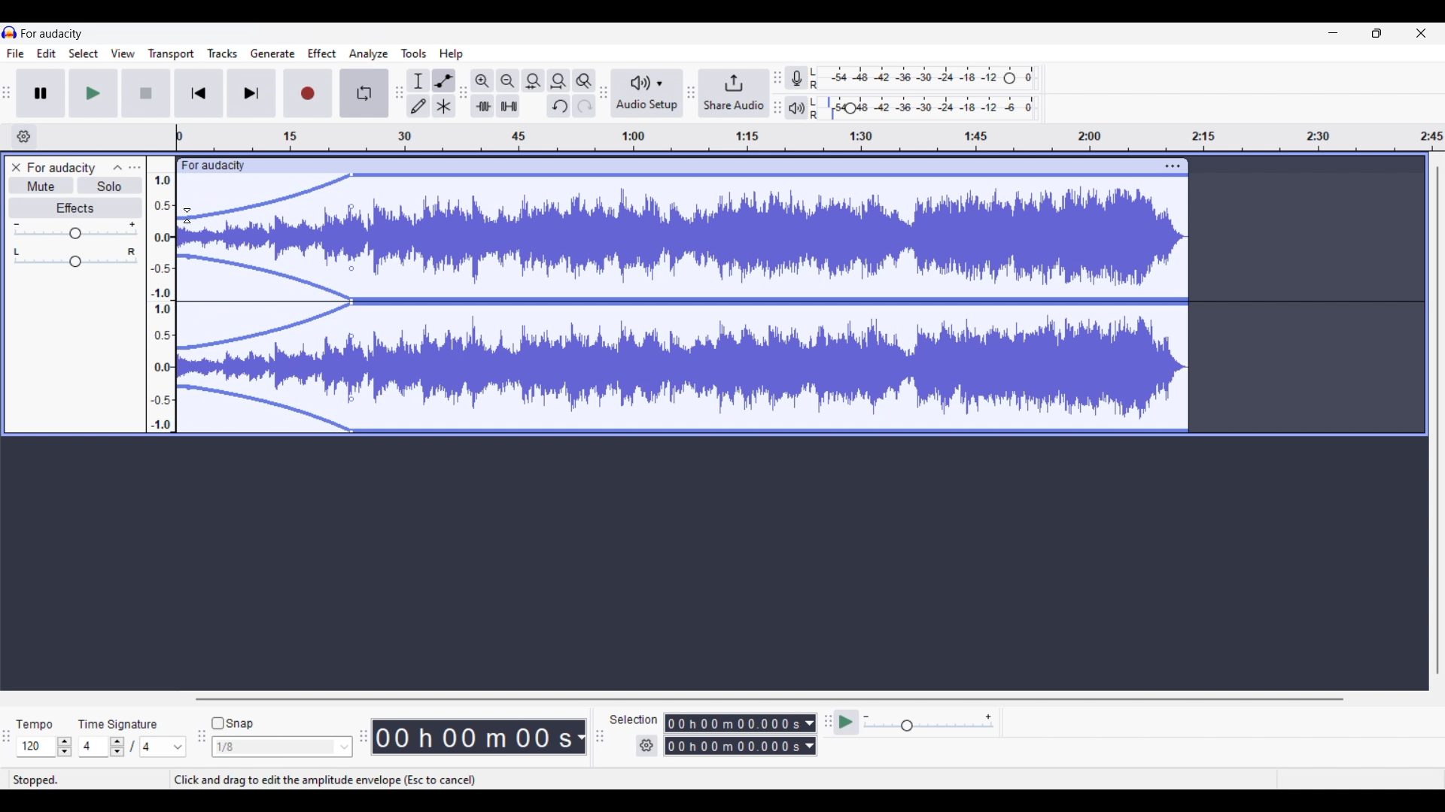  I want to click on Audio setup, so click(647, 93).